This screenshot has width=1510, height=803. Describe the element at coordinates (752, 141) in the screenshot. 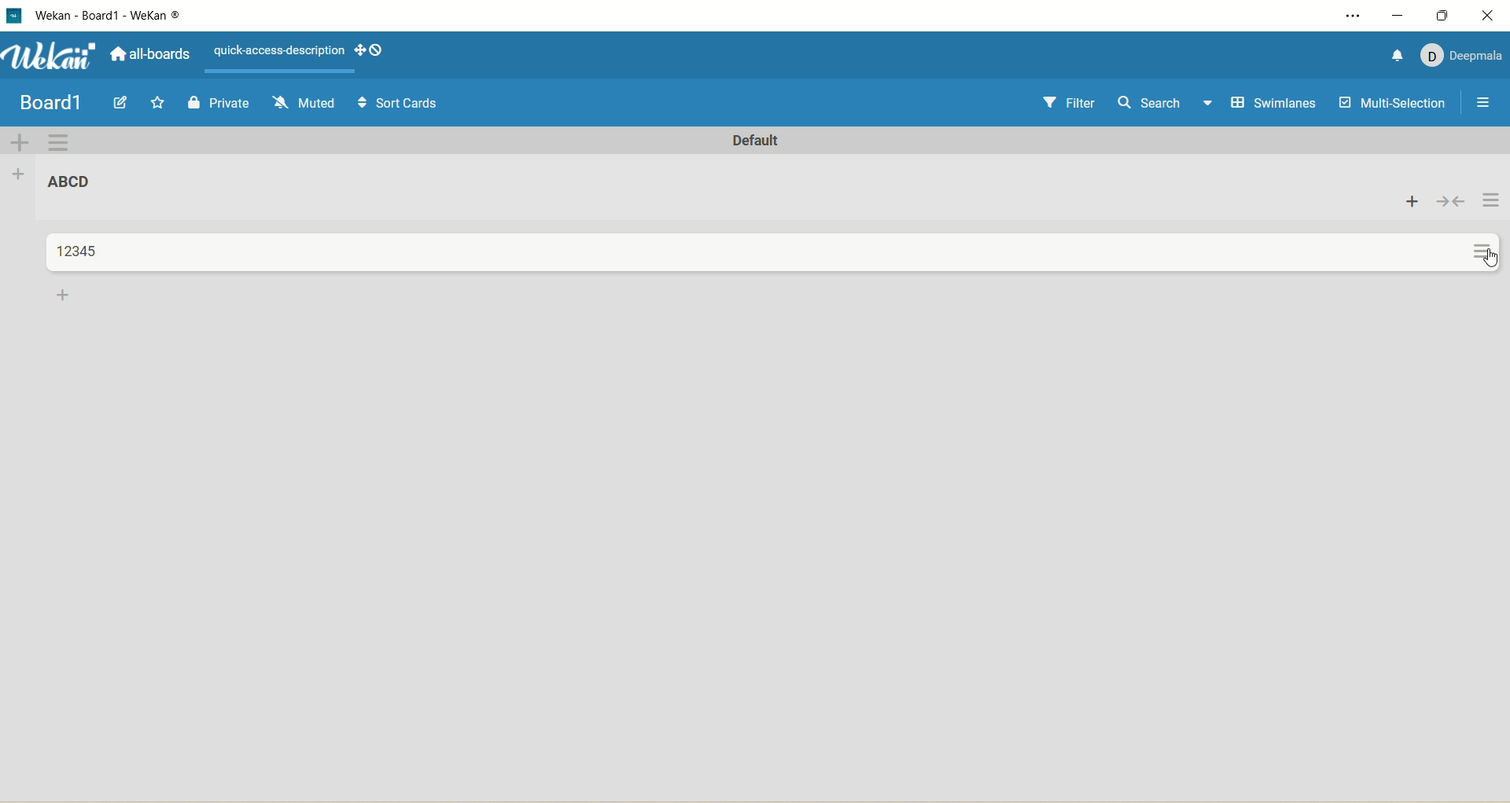

I see `default` at that location.